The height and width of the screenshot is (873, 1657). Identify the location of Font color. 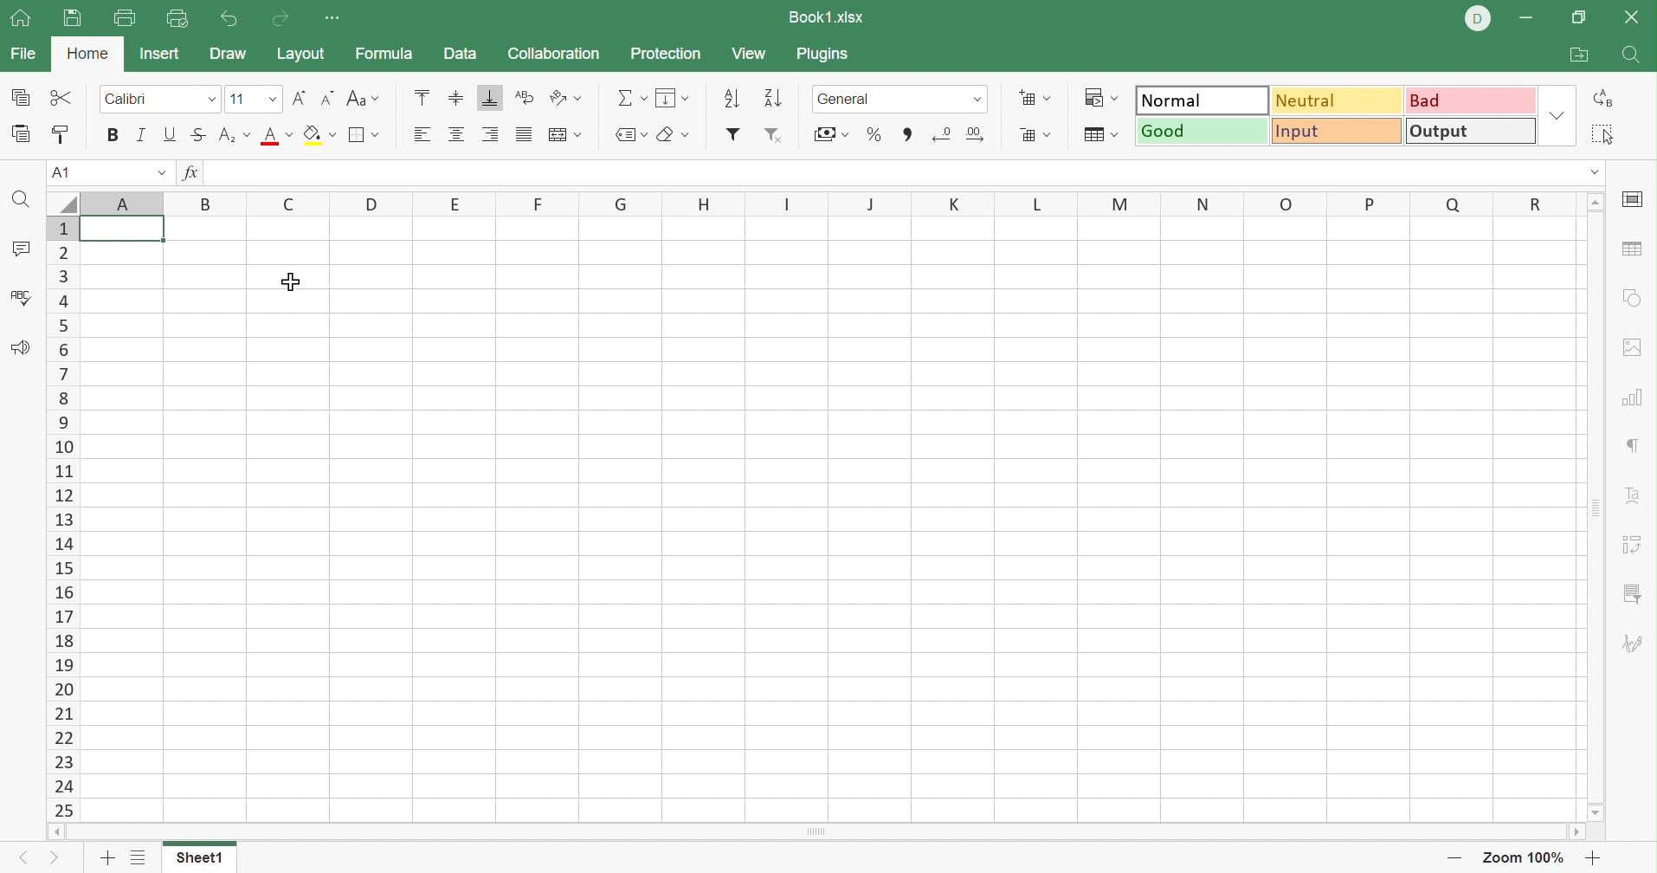
(279, 134).